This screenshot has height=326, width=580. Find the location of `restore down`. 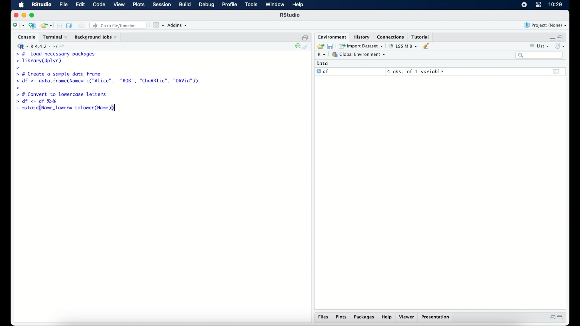

restore down is located at coordinates (551, 318).